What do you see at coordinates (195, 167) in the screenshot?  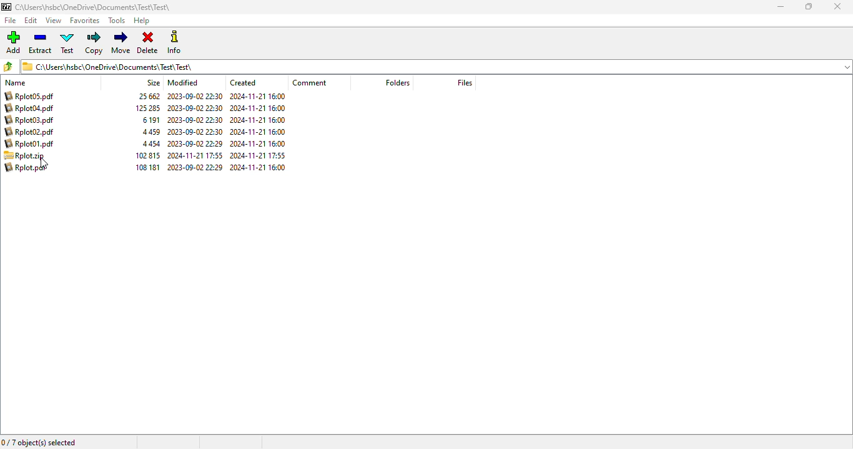 I see `2023-09-02 22:29` at bounding box center [195, 167].